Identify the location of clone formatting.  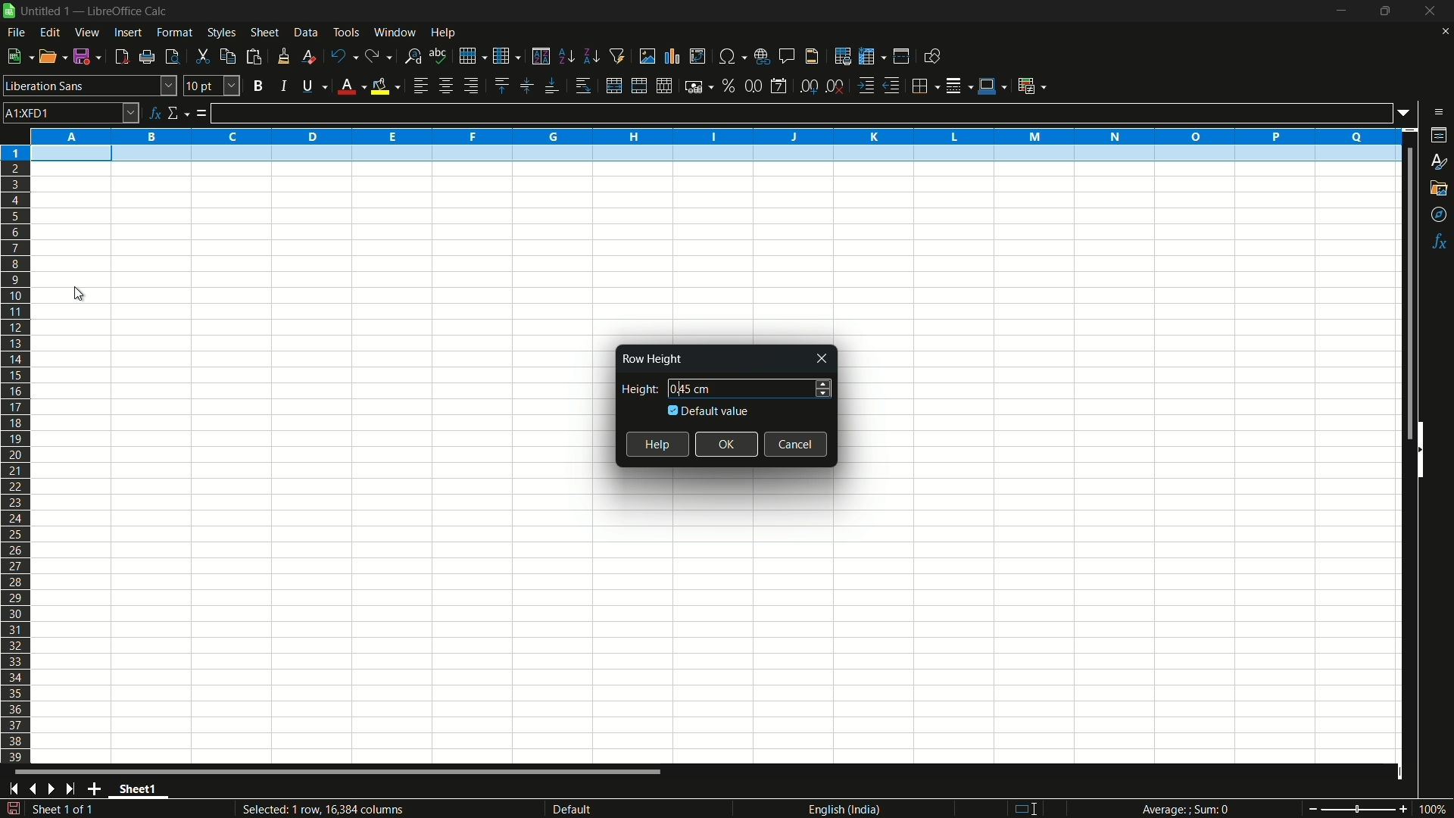
(283, 56).